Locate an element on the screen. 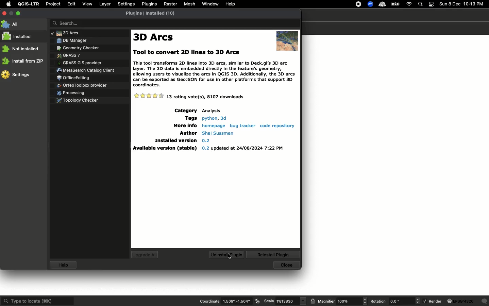  Project is located at coordinates (53, 4).